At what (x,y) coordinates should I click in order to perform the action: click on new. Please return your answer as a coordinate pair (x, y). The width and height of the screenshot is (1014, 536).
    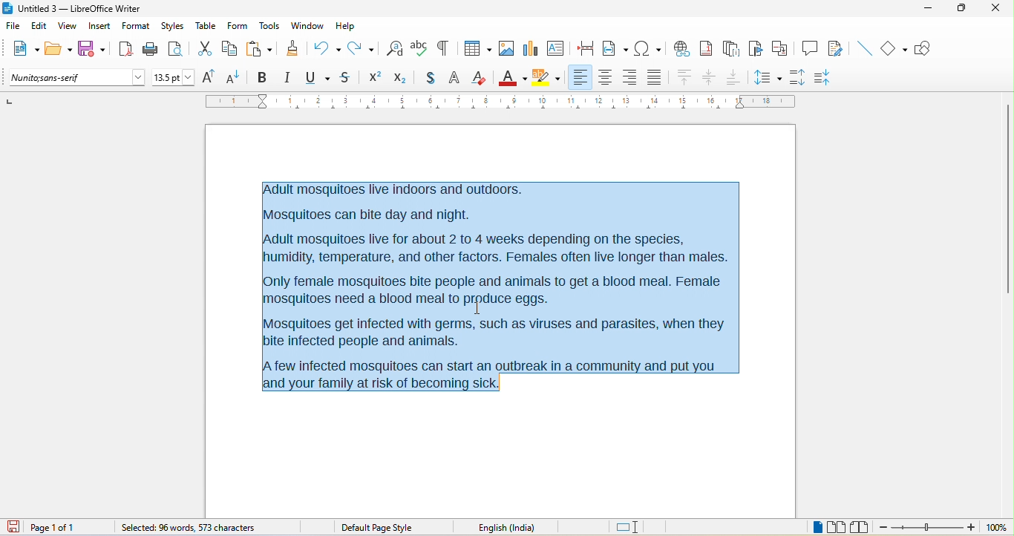
    Looking at the image, I should click on (23, 50).